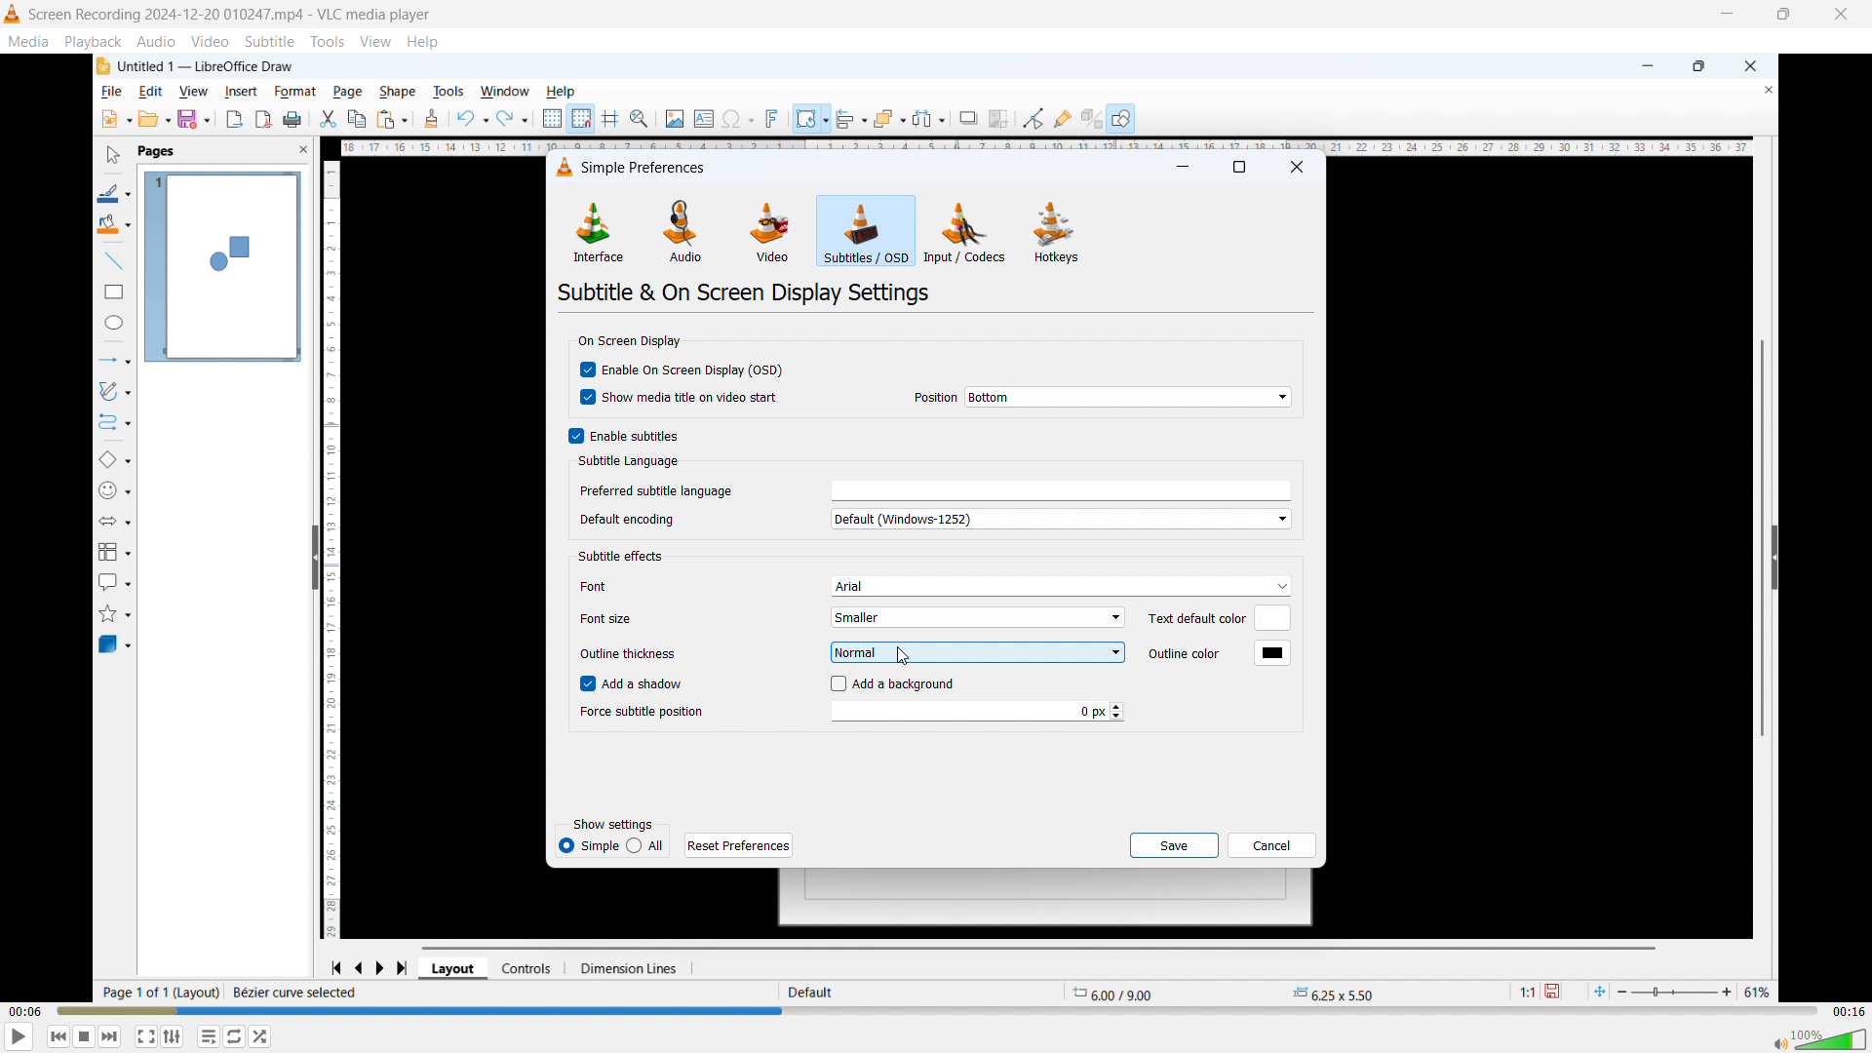 This screenshot has height=1053, width=1872. I want to click on Media , so click(27, 42).